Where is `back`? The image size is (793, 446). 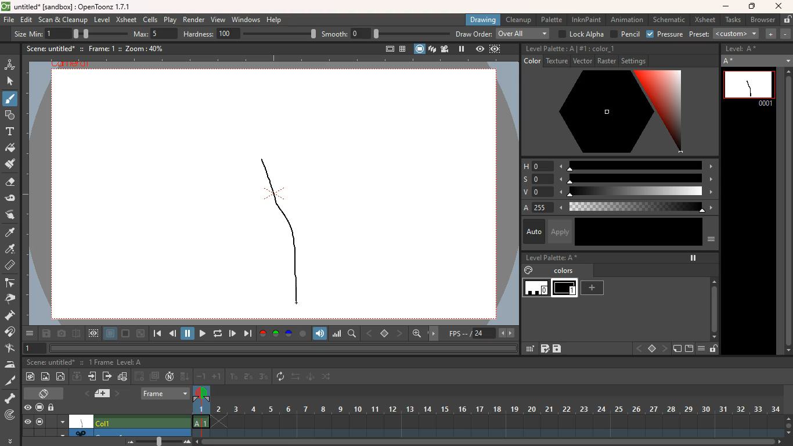 back is located at coordinates (174, 334).